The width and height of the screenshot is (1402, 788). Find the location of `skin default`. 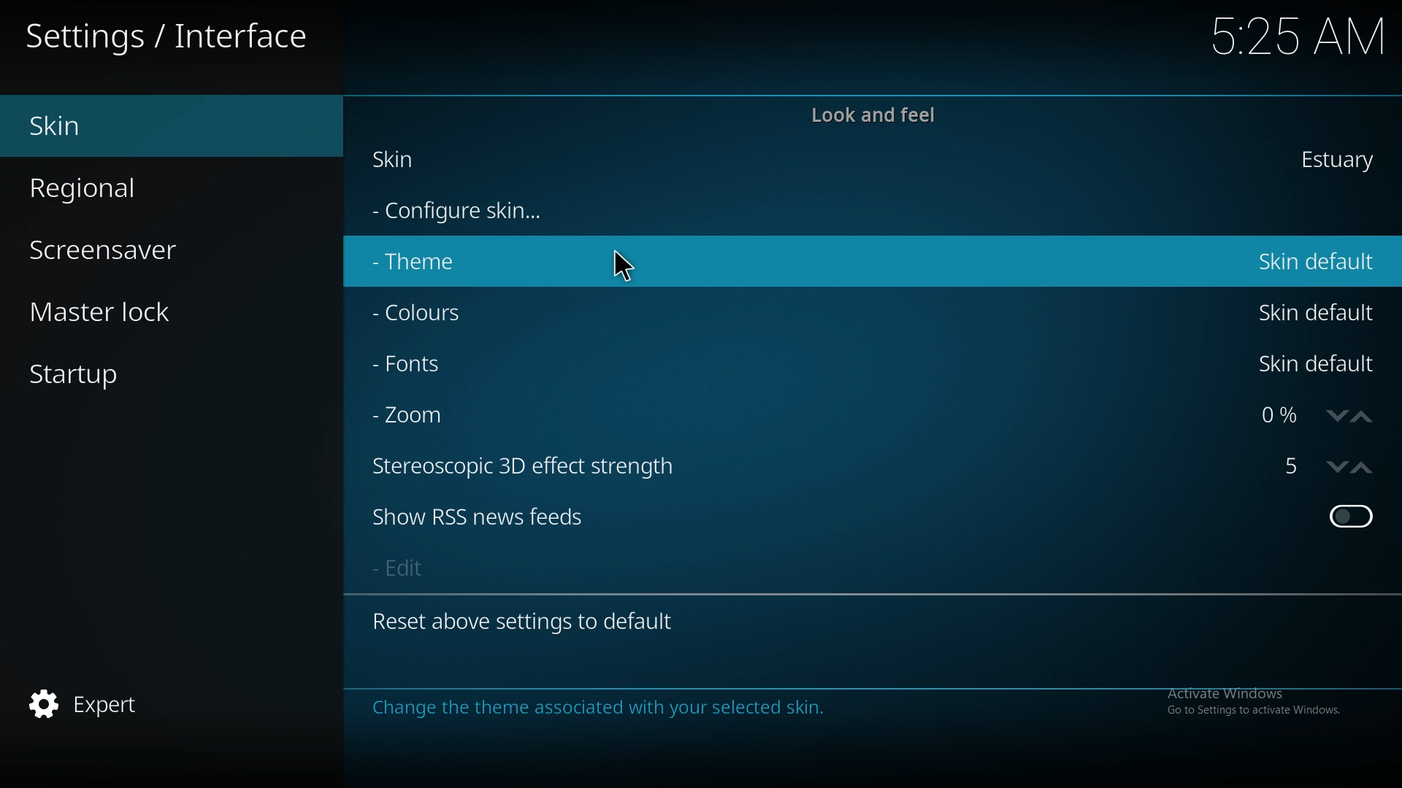

skin default is located at coordinates (1319, 363).